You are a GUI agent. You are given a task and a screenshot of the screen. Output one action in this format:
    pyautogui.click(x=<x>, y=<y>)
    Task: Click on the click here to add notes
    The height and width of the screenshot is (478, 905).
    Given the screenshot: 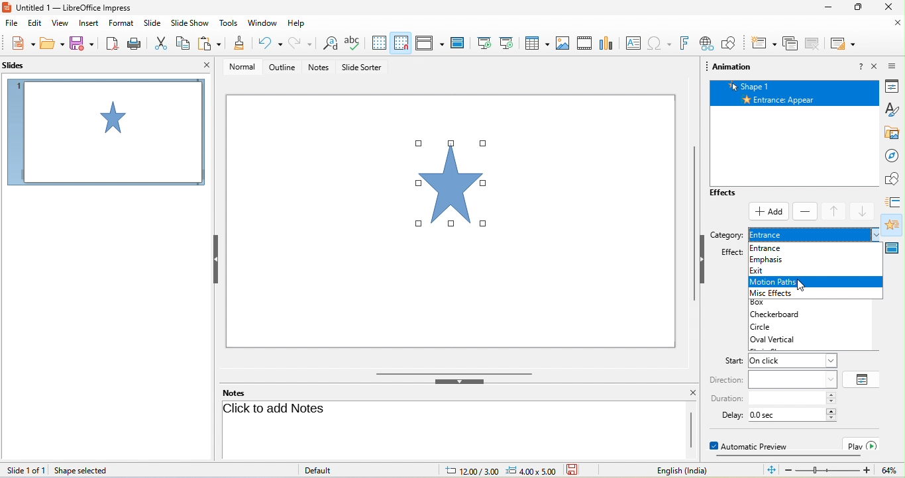 What is the action you would take?
    pyautogui.click(x=451, y=428)
    